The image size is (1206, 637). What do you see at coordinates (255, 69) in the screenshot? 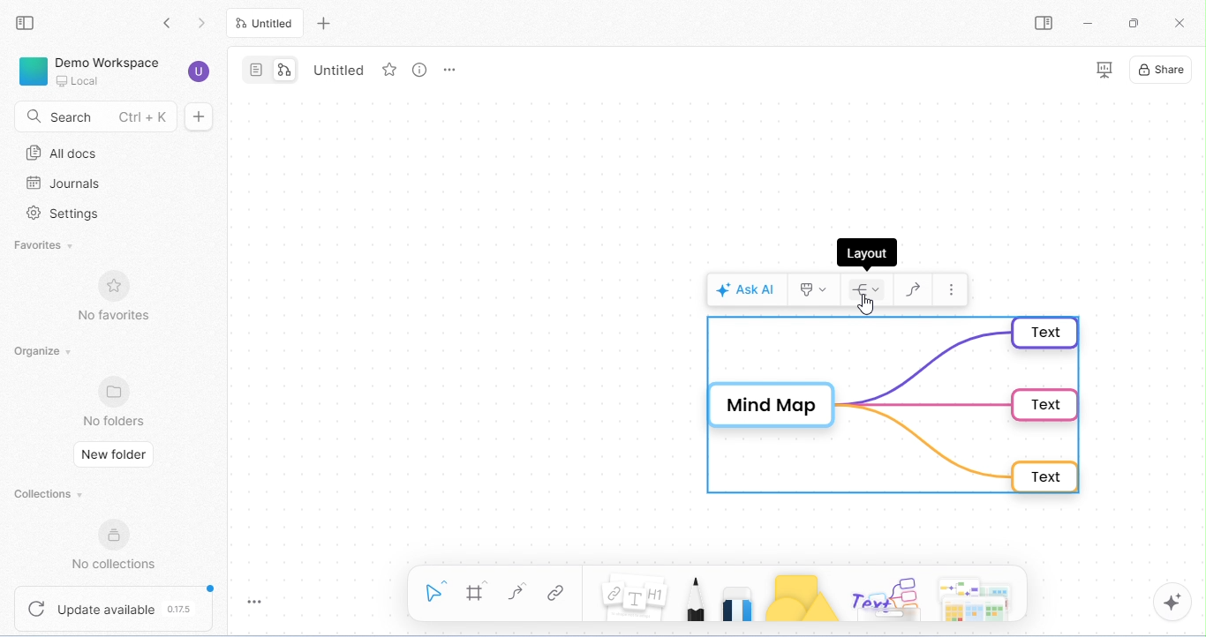
I see `page mode` at bounding box center [255, 69].